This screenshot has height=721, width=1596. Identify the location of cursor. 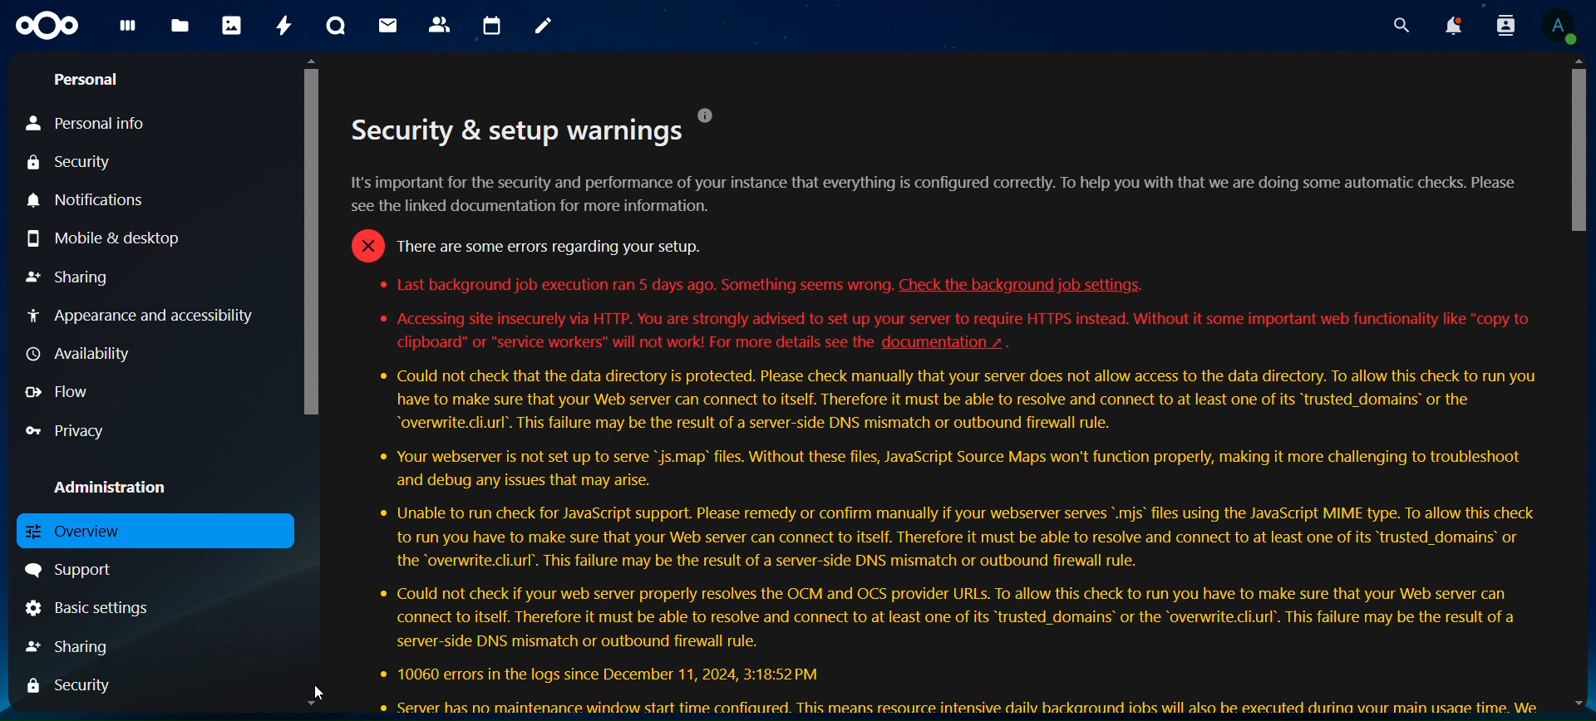
(318, 689).